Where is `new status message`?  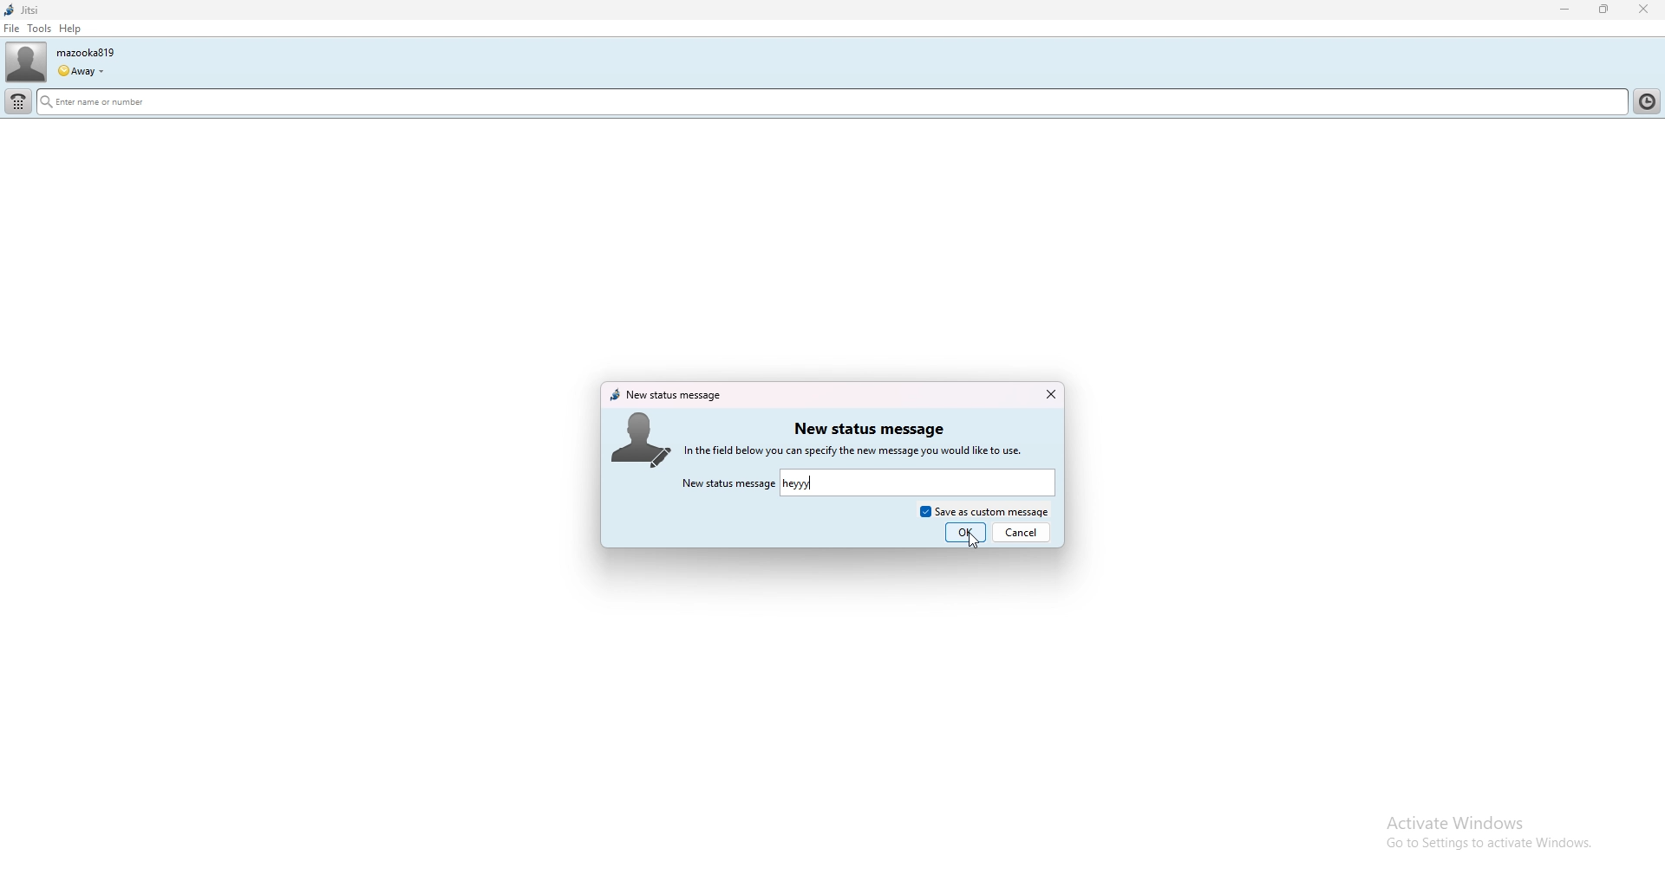
new status message is located at coordinates (667, 395).